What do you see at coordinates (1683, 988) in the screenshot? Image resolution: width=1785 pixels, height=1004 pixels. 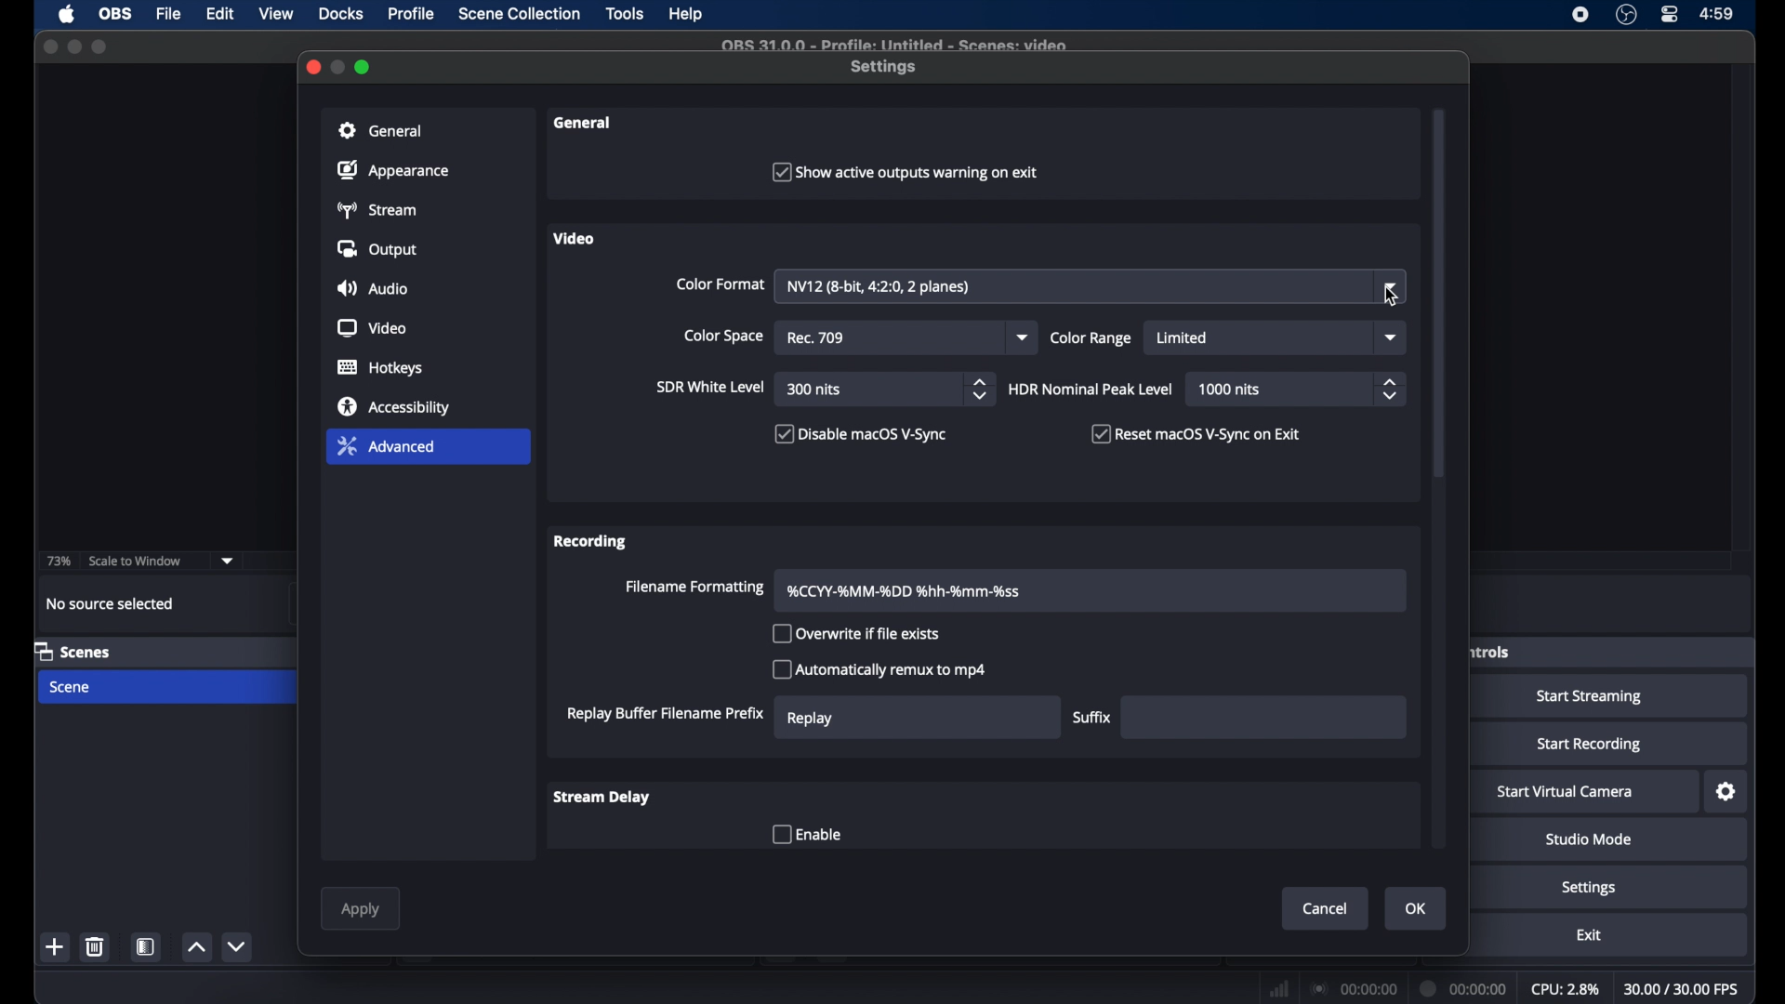 I see `30.00/30.00 fps` at bounding box center [1683, 988].